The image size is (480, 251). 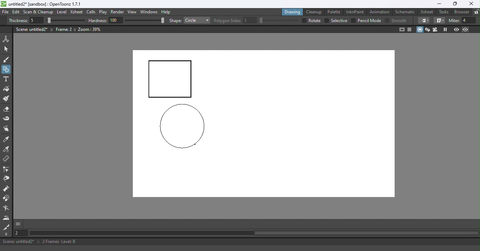 What do you see at coordinates (149, 12) in the screenshot?
I see `Windows` at bounding box center [149, 12].